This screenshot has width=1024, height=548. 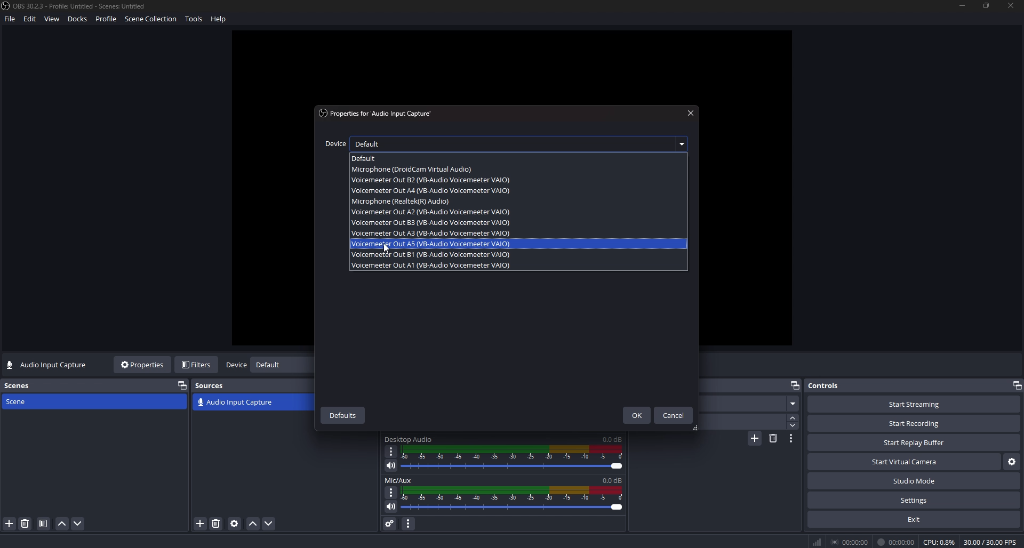 What do you see at coordinates (635, 416) in the screenshot?
I see `ok` at bounding box center [635, 416].